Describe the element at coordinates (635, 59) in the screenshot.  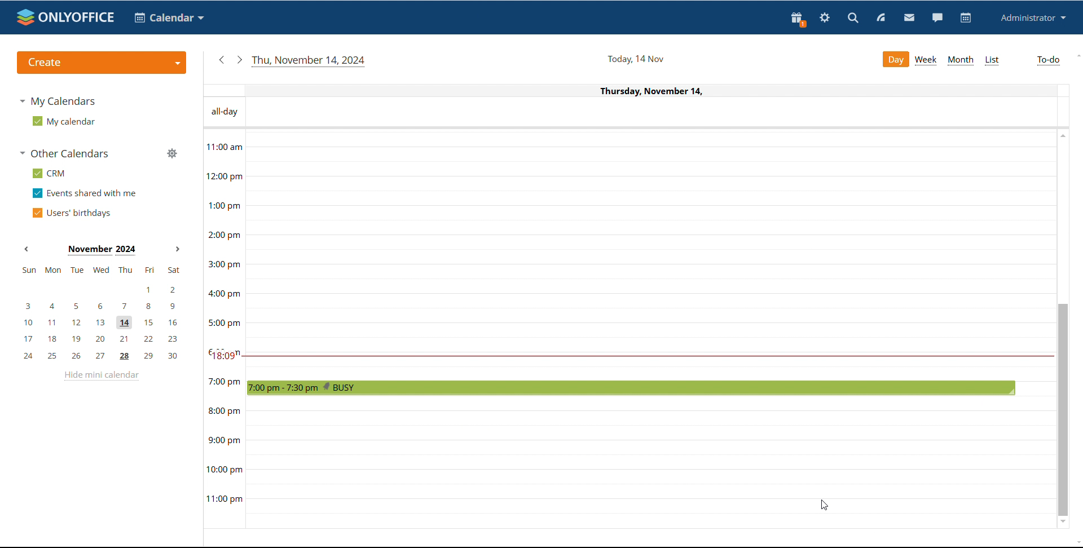
I see `current date` at that location.